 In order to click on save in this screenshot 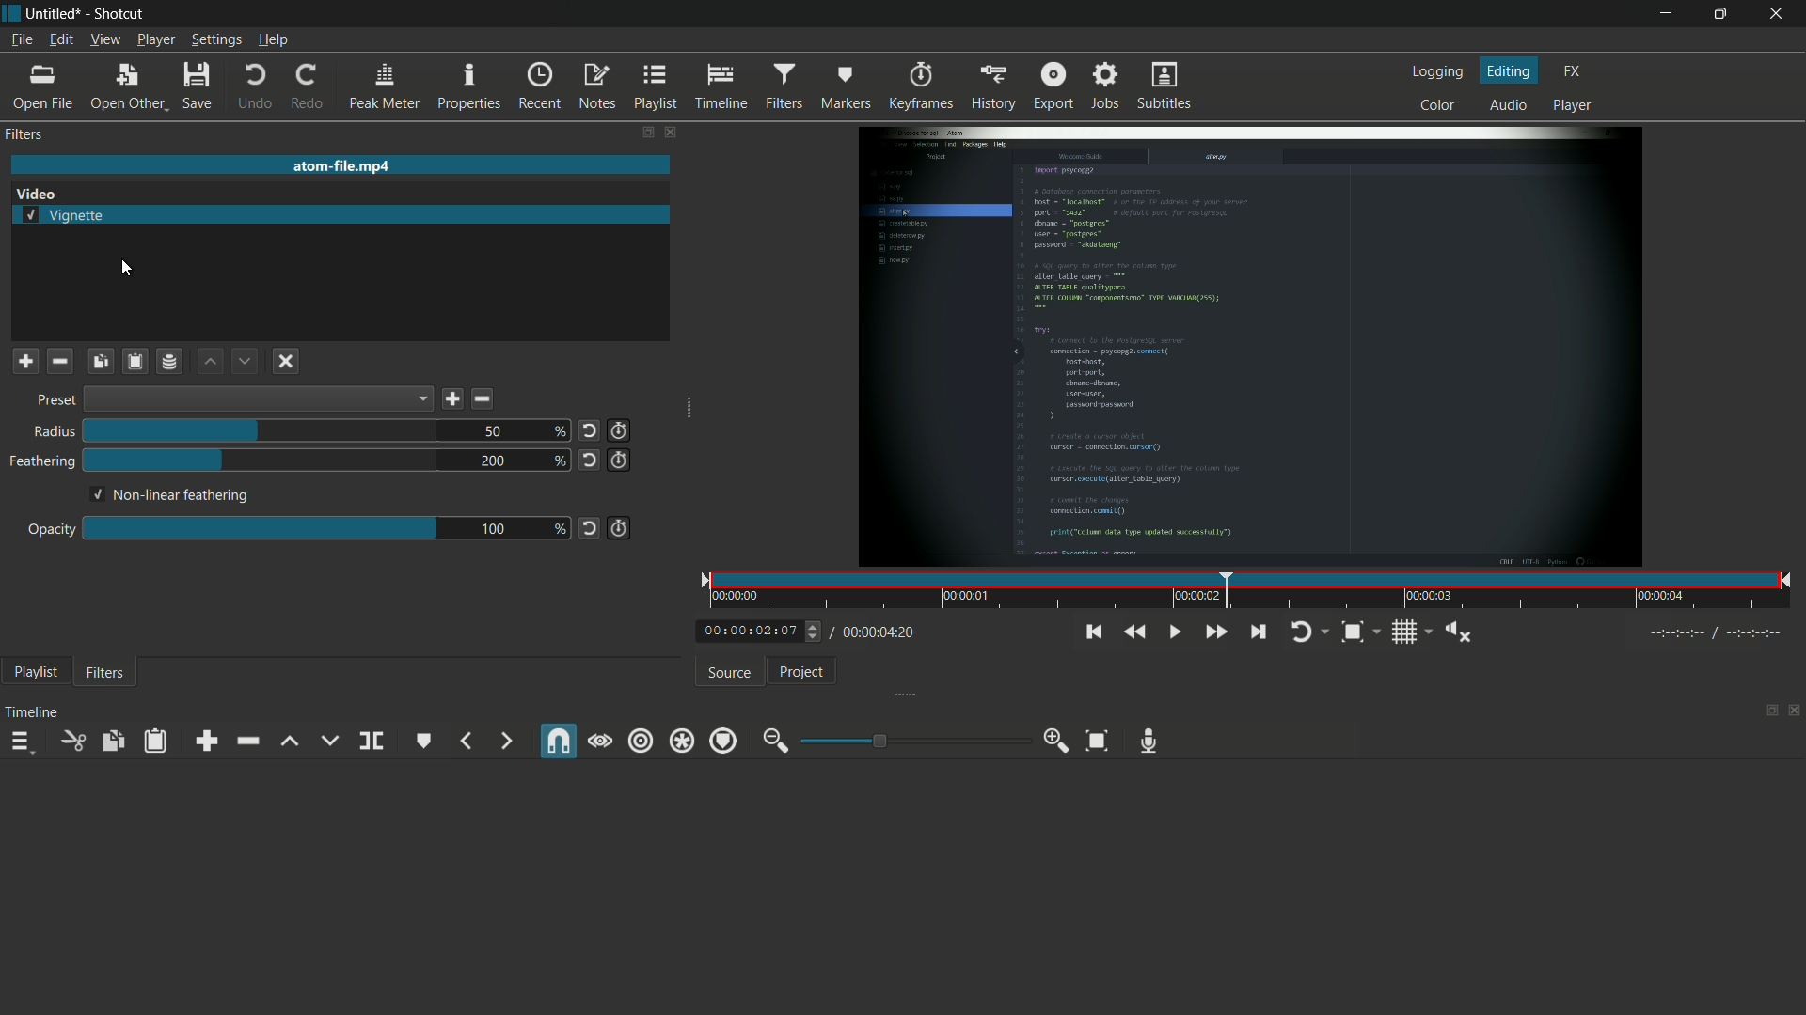, I will do `click(198, 86)`.